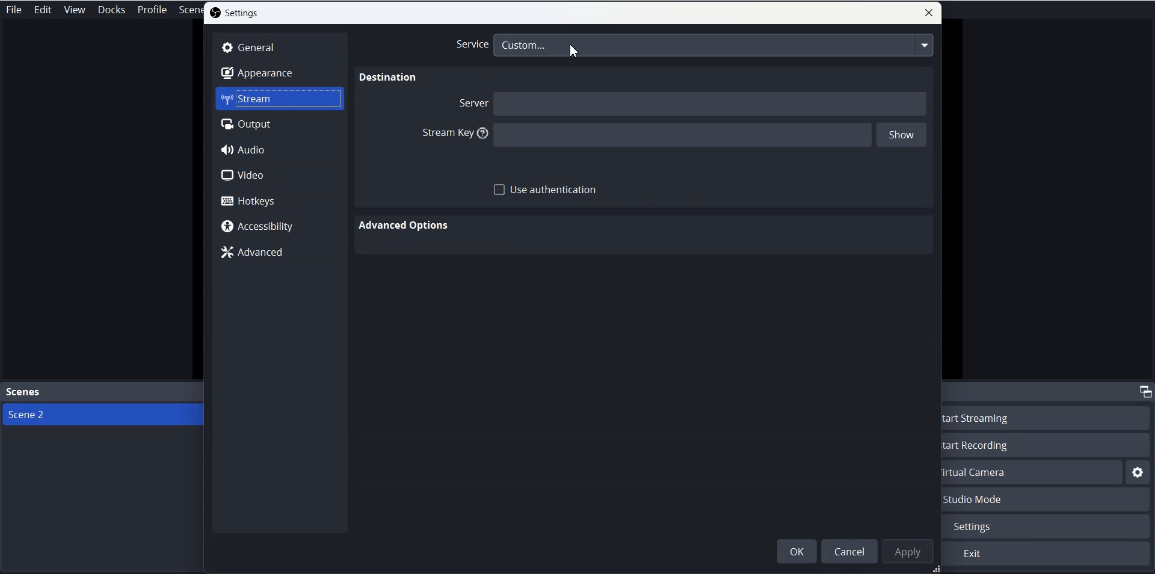 This screenshot has width=1155, height=574. What do you see at coordinates (102, 393) in the screenshot?
I see `Scenes` at bounding box center [102, 393].